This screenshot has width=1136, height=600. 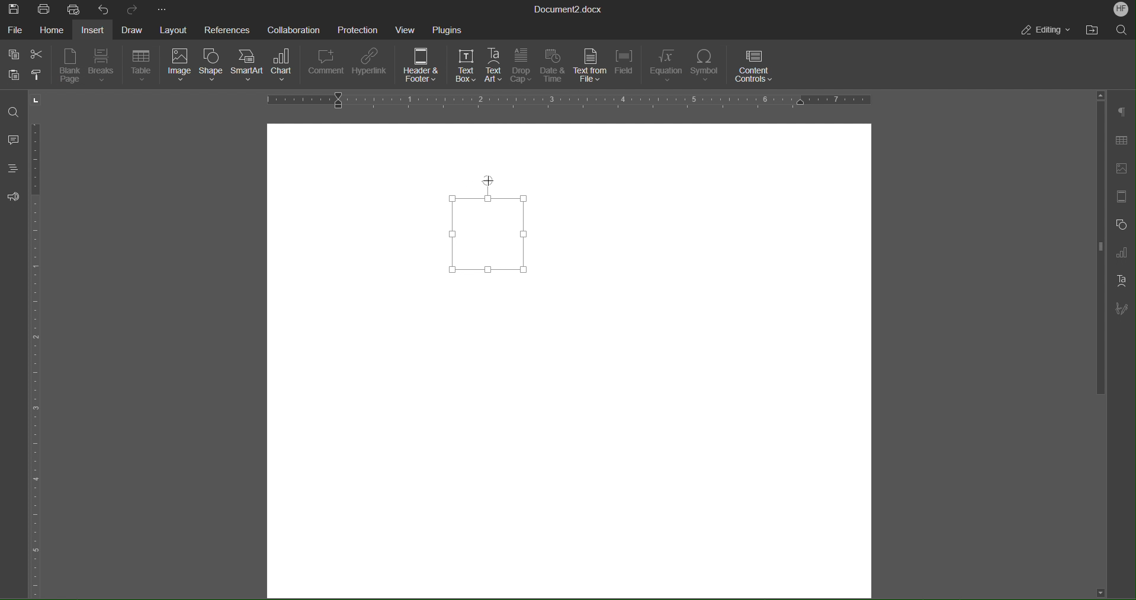 What do you see at coordinates (15, 8) in the screenshot?
I see `Save` at bounding box center [15, 8].